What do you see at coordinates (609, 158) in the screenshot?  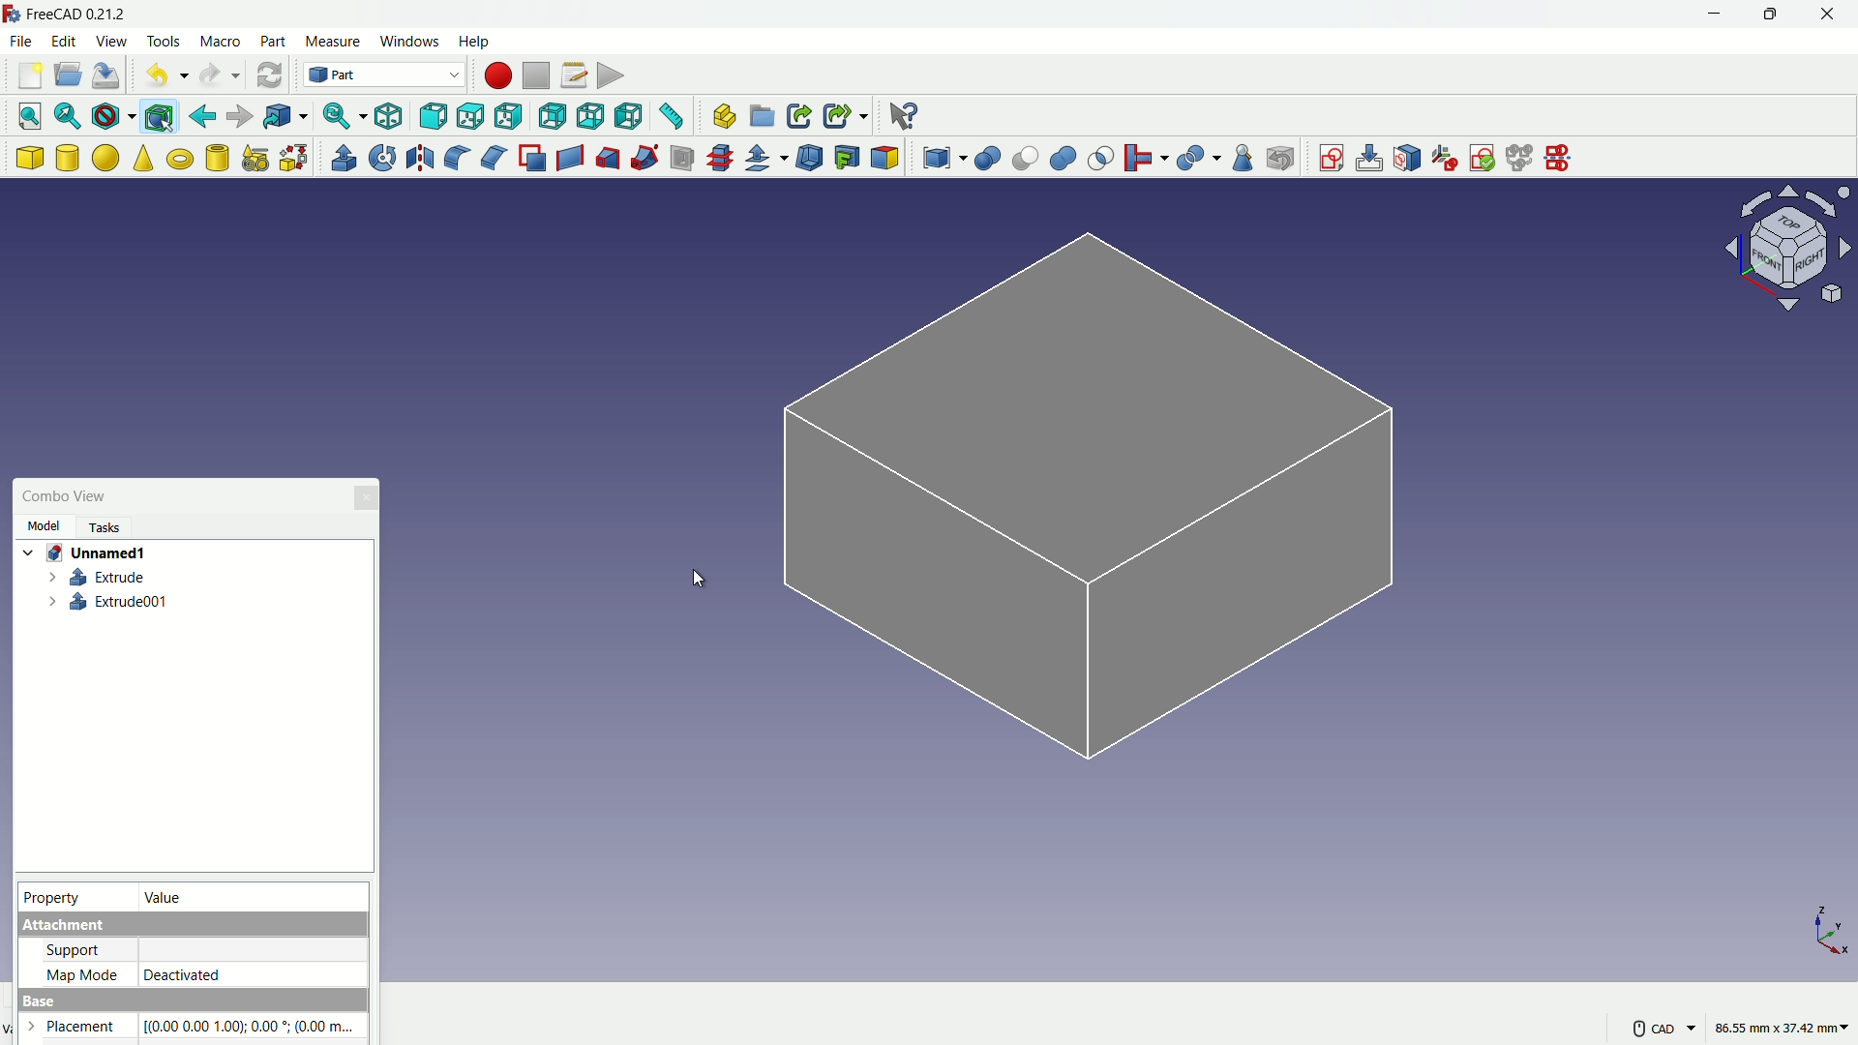 I see `loft` at bounding box center [609, 158].